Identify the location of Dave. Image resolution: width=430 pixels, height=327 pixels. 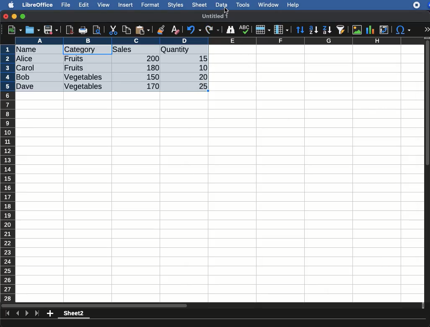
(27, 87).